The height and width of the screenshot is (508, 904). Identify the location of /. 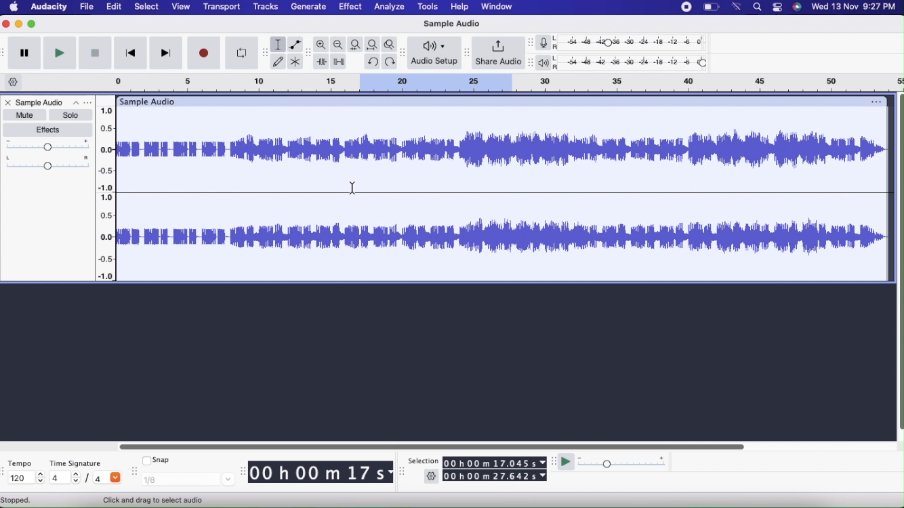
(89, 480).